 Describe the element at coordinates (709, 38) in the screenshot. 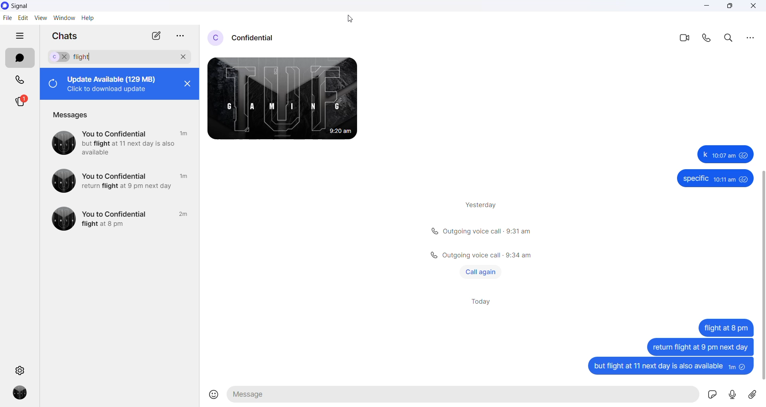

I see `call` at that location.